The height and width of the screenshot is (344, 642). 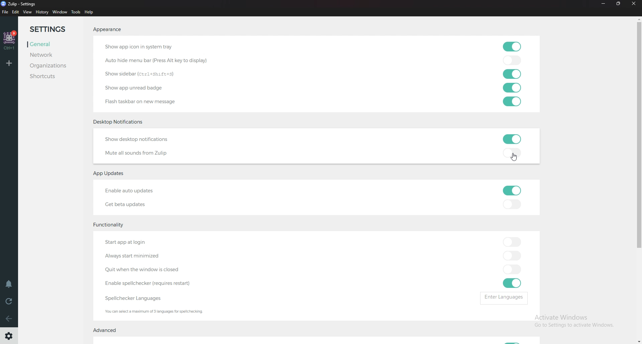 What do you see at coordinates (16, 12) in the screenshot?
I see `Edit` at bounding box center [16, 12].